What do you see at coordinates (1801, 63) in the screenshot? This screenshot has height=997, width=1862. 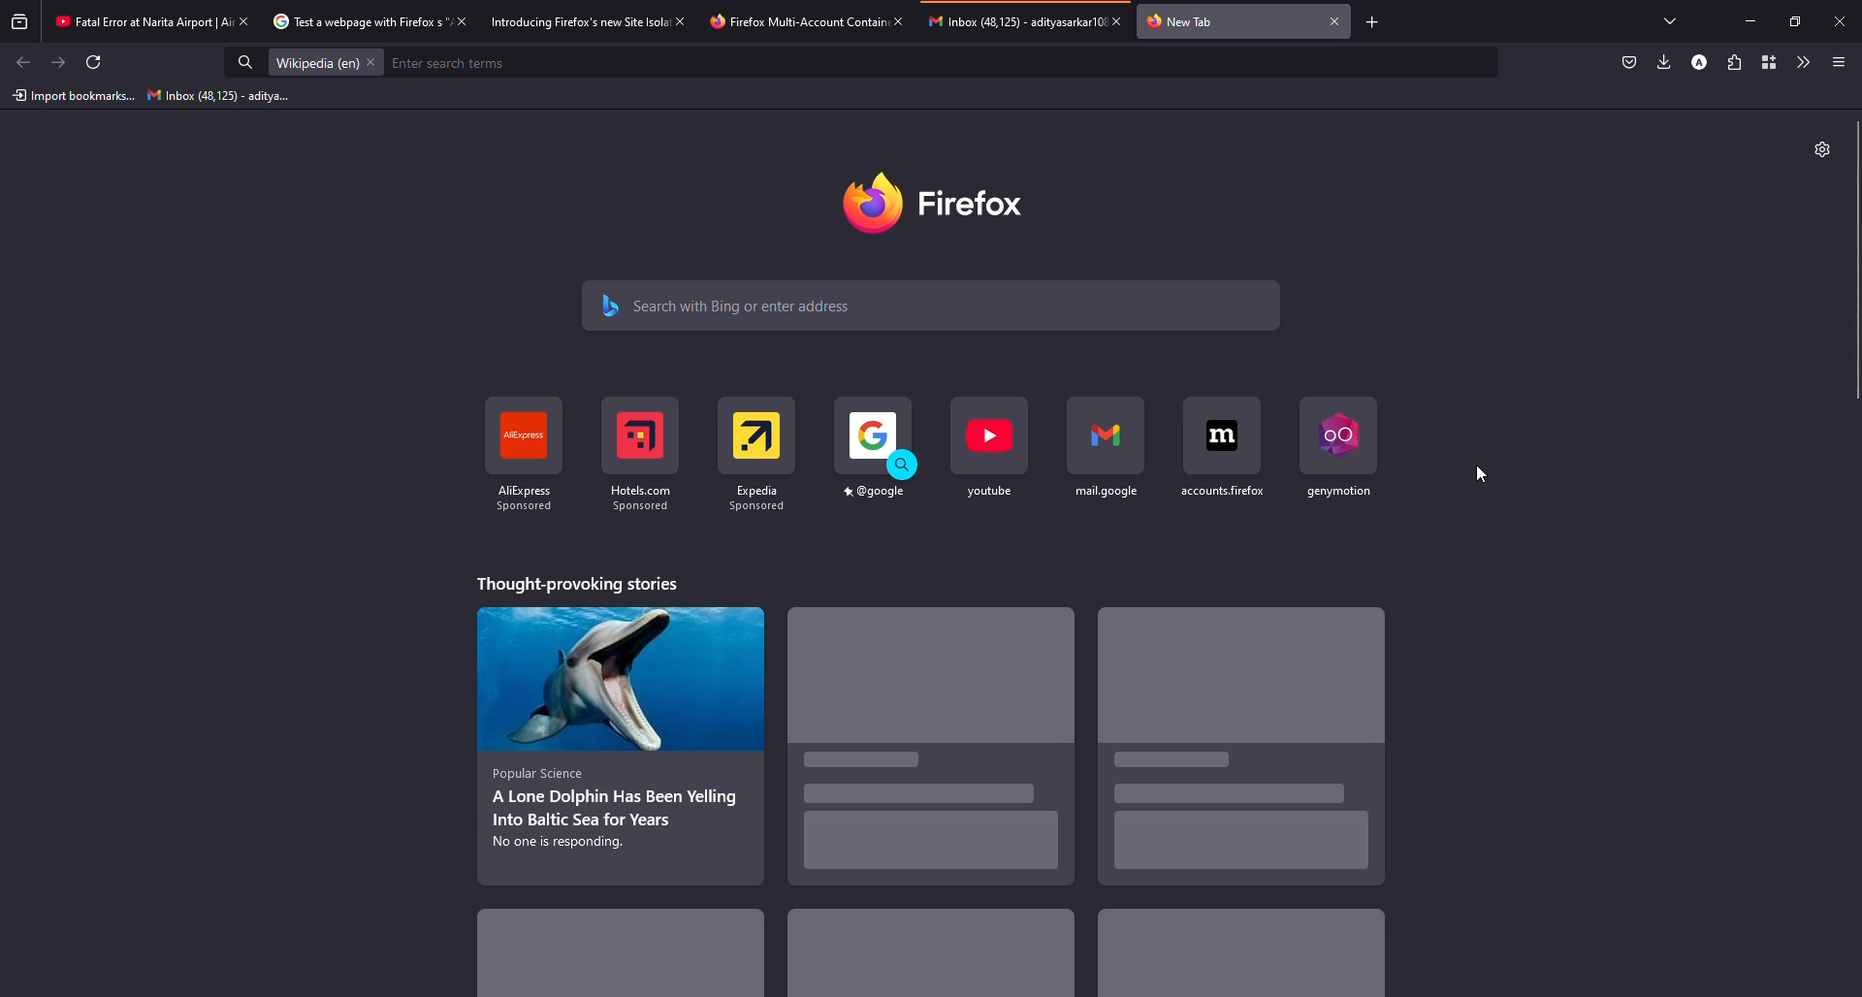 I see `more tools` at bounding box center [1801, 63].